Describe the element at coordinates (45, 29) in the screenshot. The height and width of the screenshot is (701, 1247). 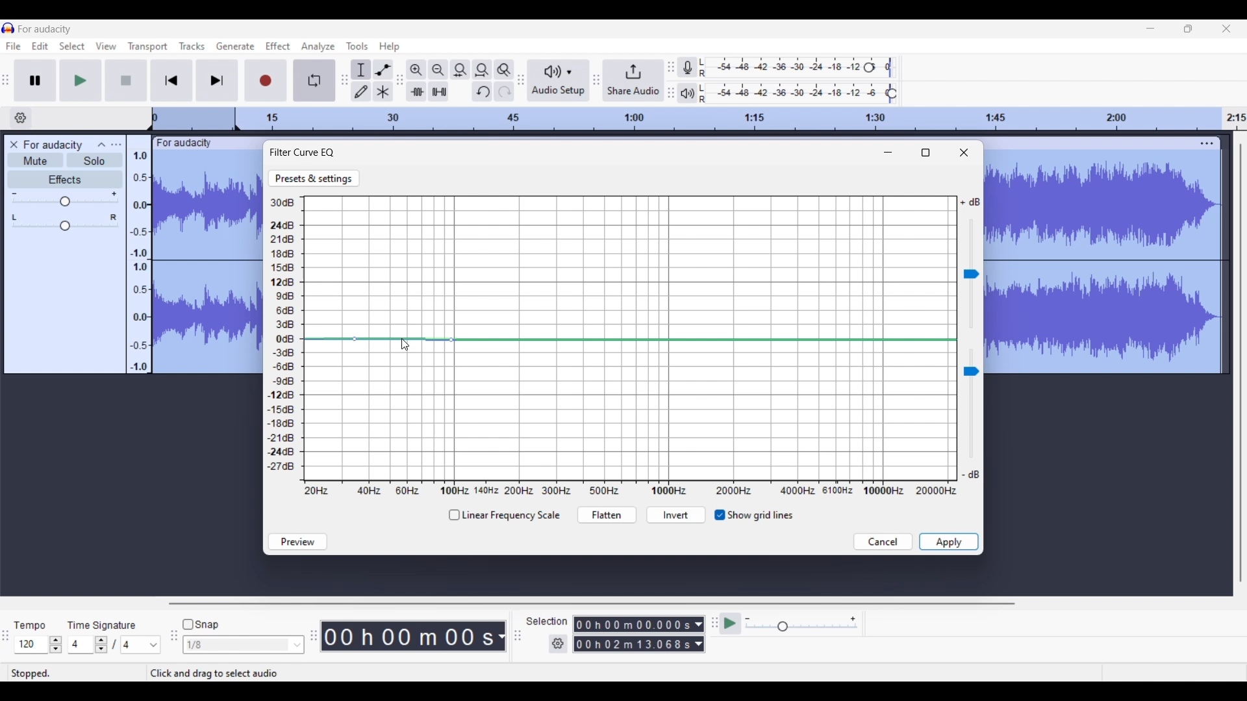
I see `Software name` at that location.